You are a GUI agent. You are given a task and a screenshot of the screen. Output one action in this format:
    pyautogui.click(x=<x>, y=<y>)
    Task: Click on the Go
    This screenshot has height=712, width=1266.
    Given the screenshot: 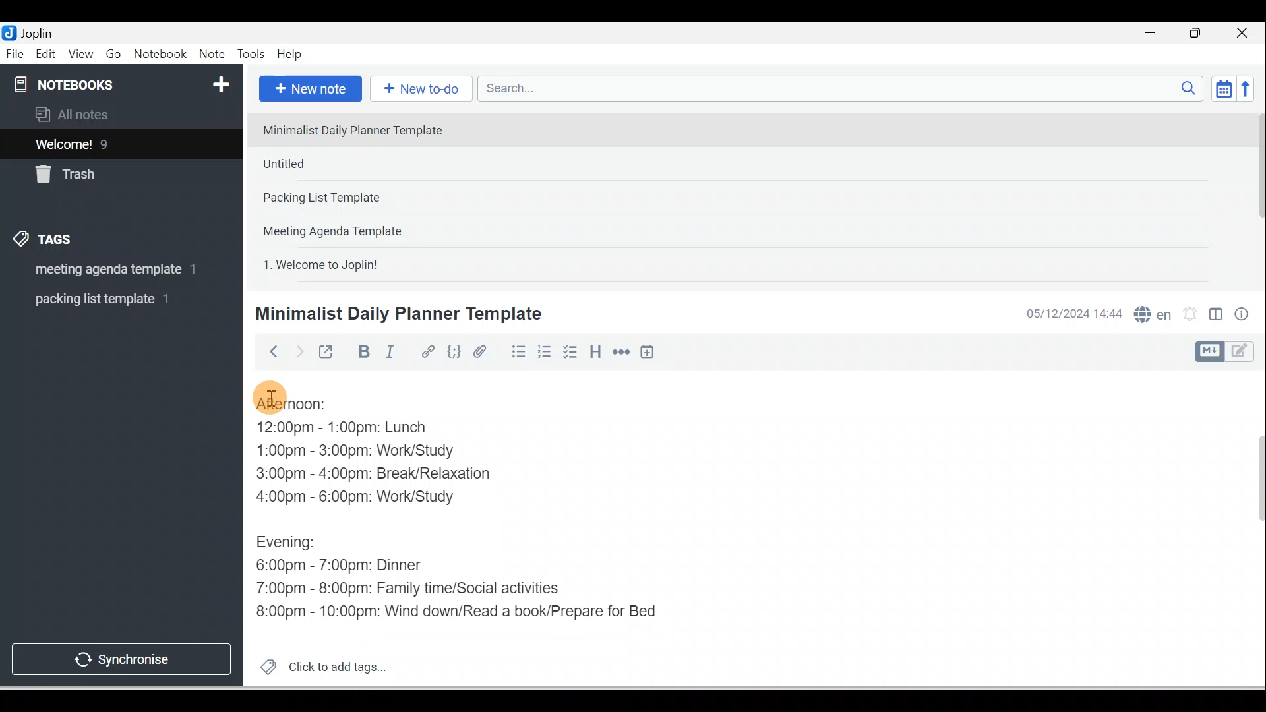 What is the action you would take?
    pyautogui.click(x=115, y=55)
    